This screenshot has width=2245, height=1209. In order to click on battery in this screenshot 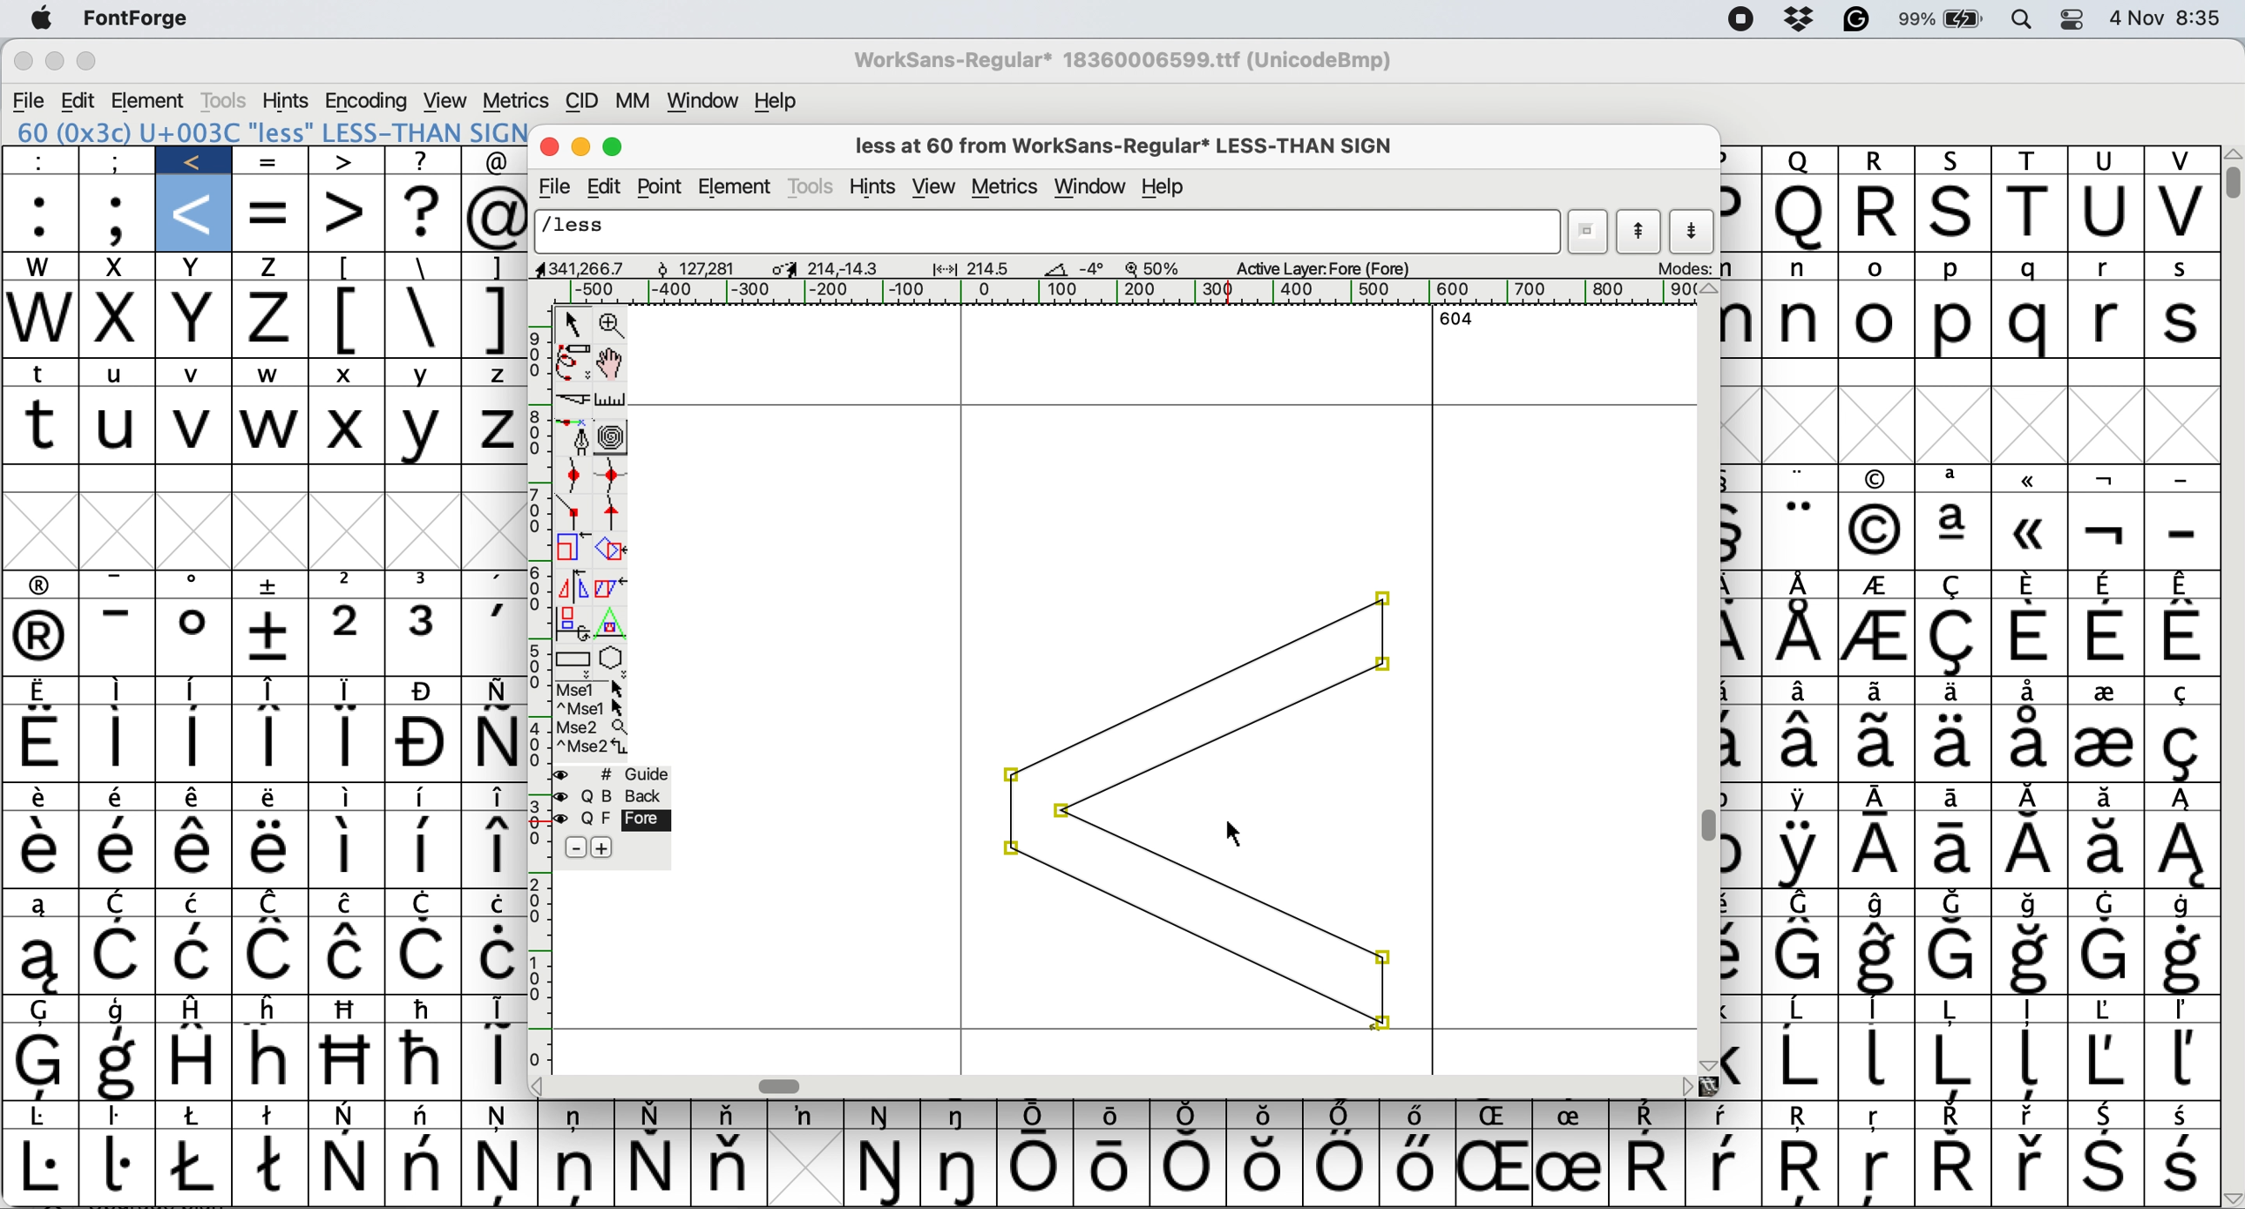, I will do `click(1941, 19)`.